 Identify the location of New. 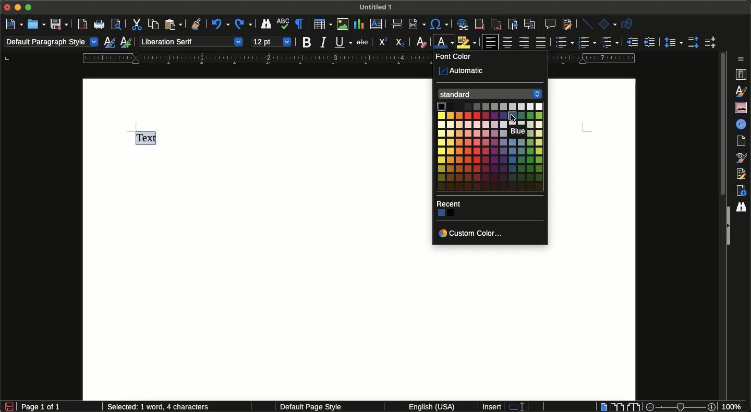
(14, 23).